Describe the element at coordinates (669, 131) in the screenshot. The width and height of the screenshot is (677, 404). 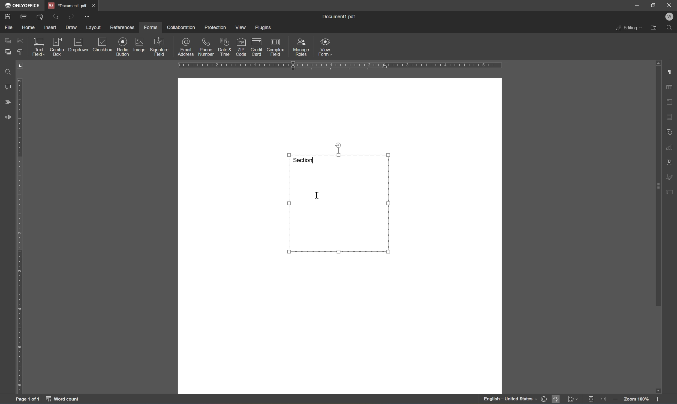
I see `shape settings` at that location.